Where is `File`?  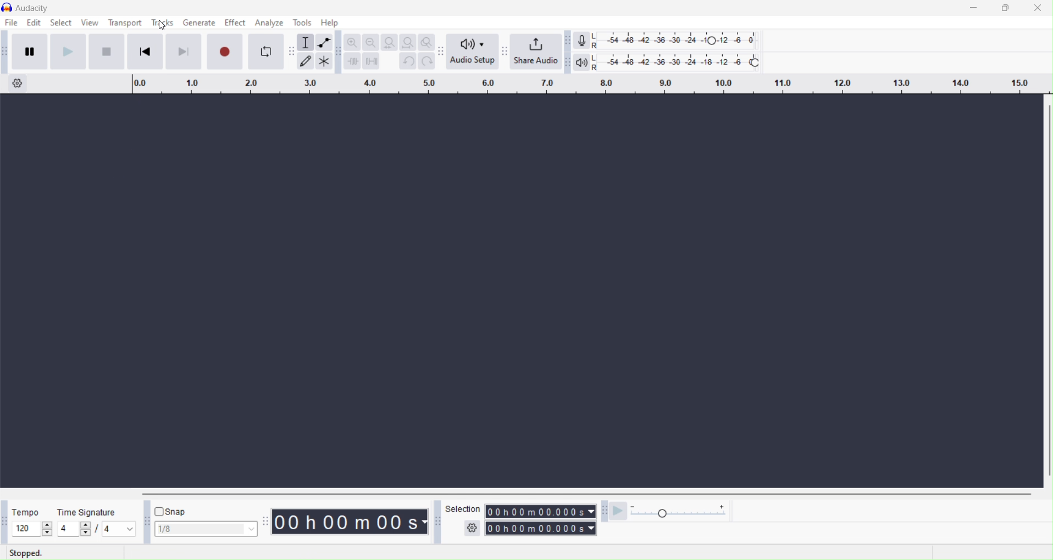 File is located at coordinates (12, 23).